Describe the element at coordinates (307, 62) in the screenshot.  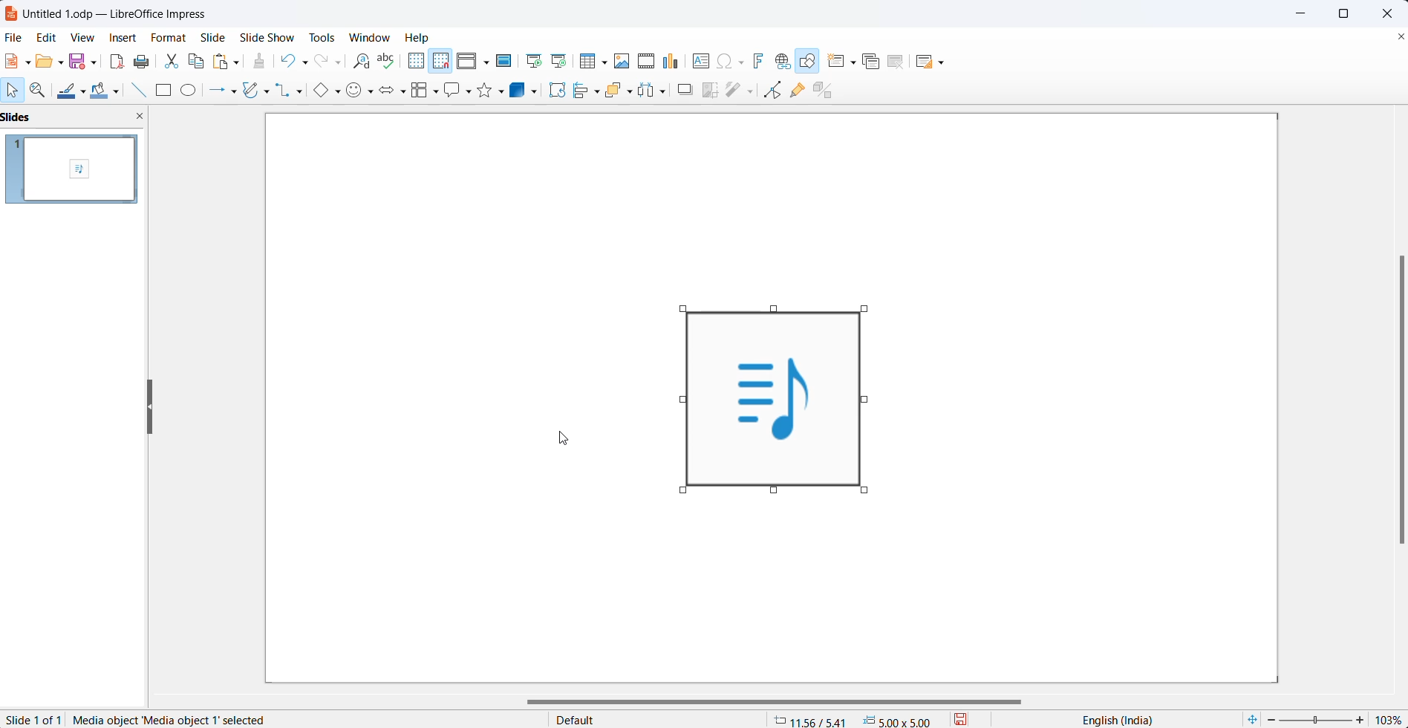
I see `actions to undo list dropdown button` at that location.